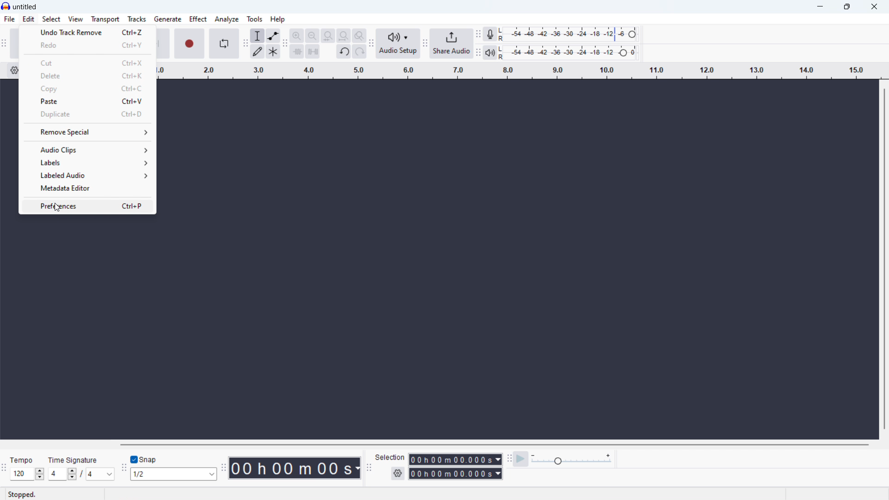  What do you see at coordinates (88, 88) in the screenshot?
I see `copy` at bounding box center [88, 88].